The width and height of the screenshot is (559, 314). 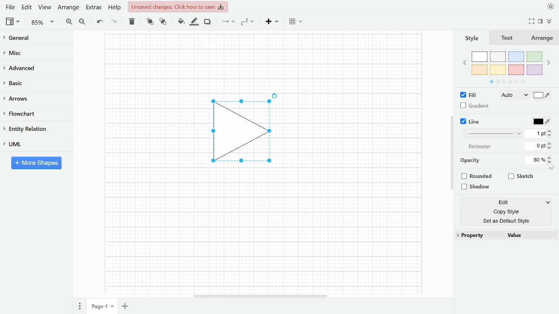 I want to click on Rounded, so click(x=478, y=177).